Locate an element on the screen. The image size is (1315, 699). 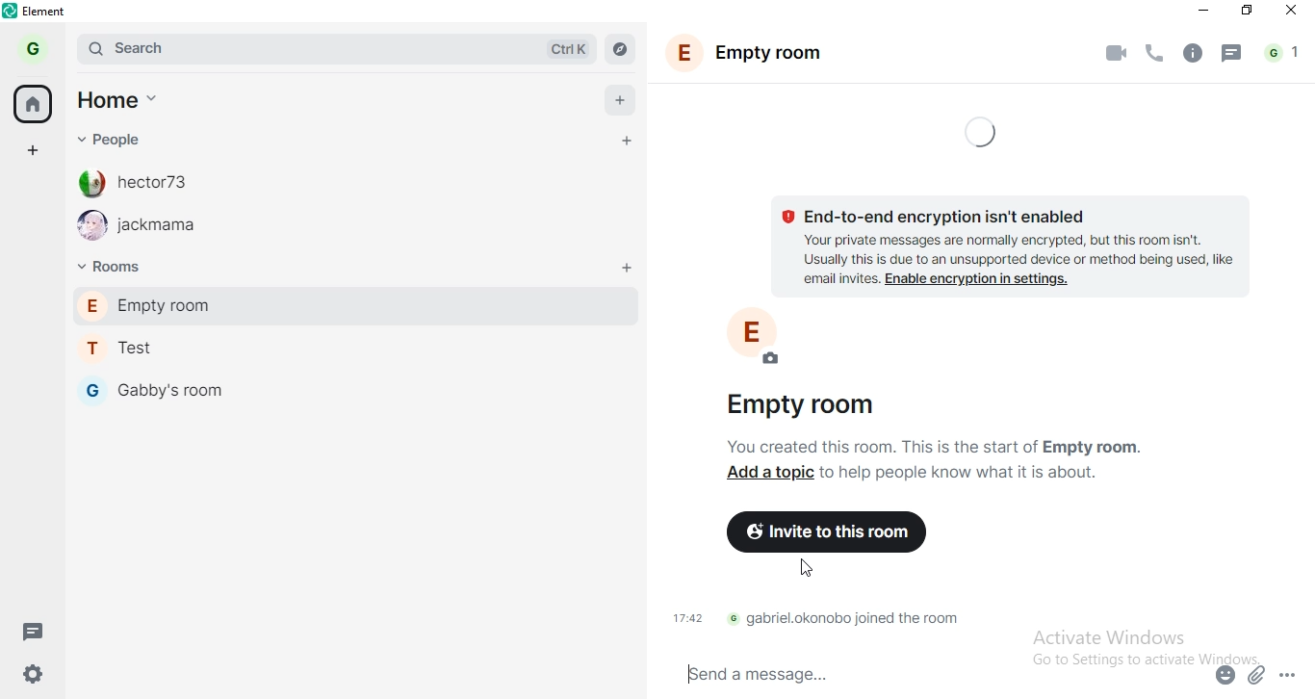
text 1 is located at coordinates (1003, 241).